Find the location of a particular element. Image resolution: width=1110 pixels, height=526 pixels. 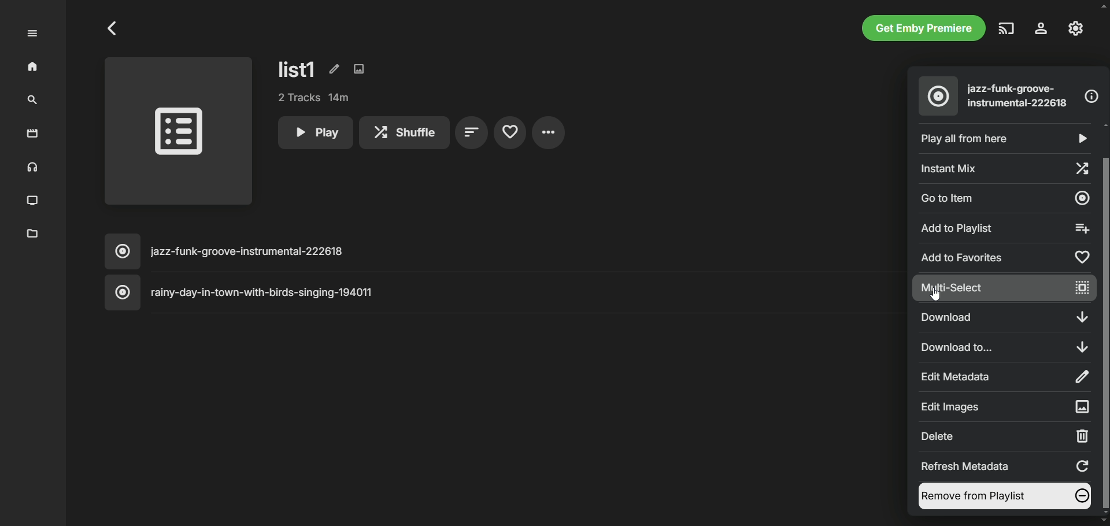

favorites is located at coordinates (509, 133).